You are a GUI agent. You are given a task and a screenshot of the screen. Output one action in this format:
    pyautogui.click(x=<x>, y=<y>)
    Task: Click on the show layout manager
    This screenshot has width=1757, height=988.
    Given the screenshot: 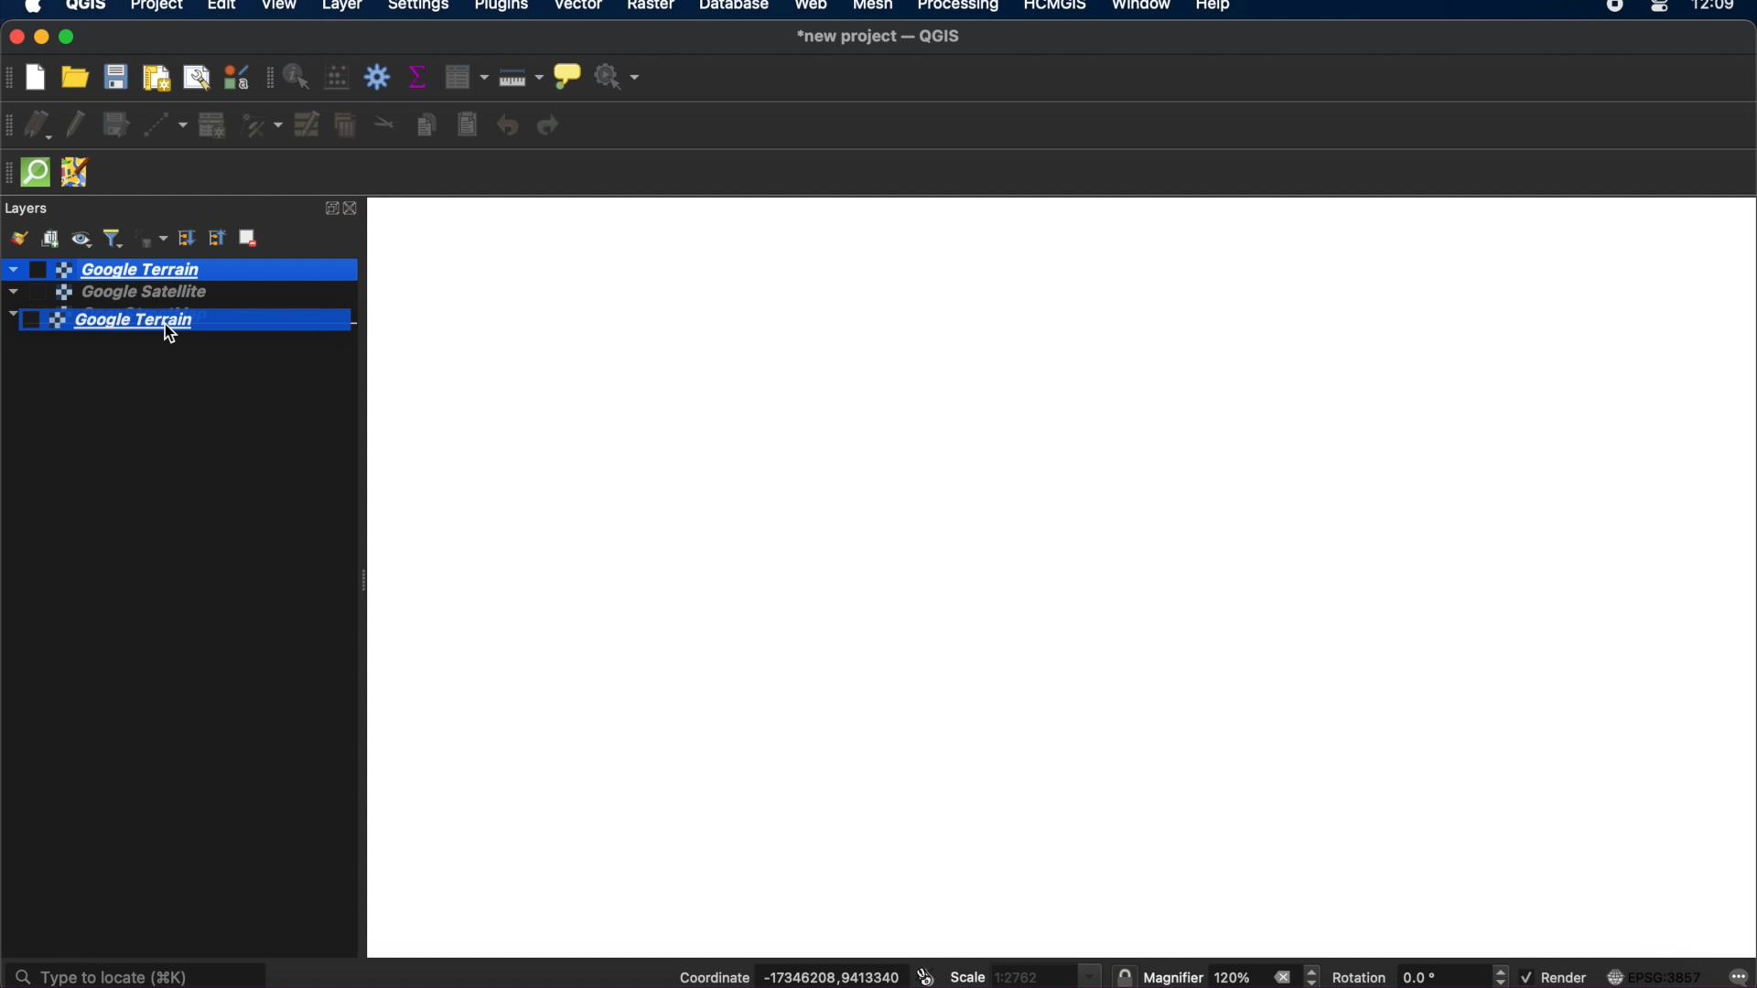 What is the action you would take?
    pyautogui.click(x=199, y=77)
    